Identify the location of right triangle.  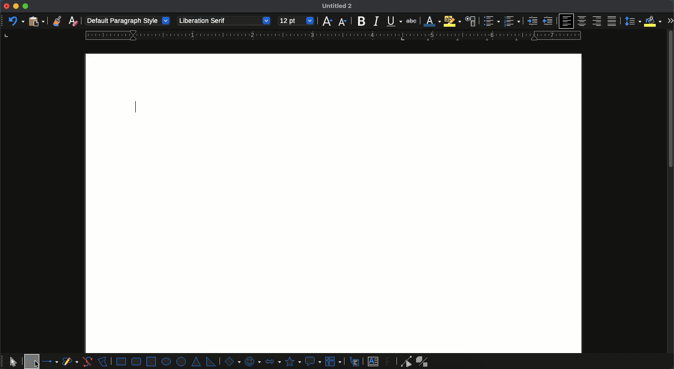
(211, 361).